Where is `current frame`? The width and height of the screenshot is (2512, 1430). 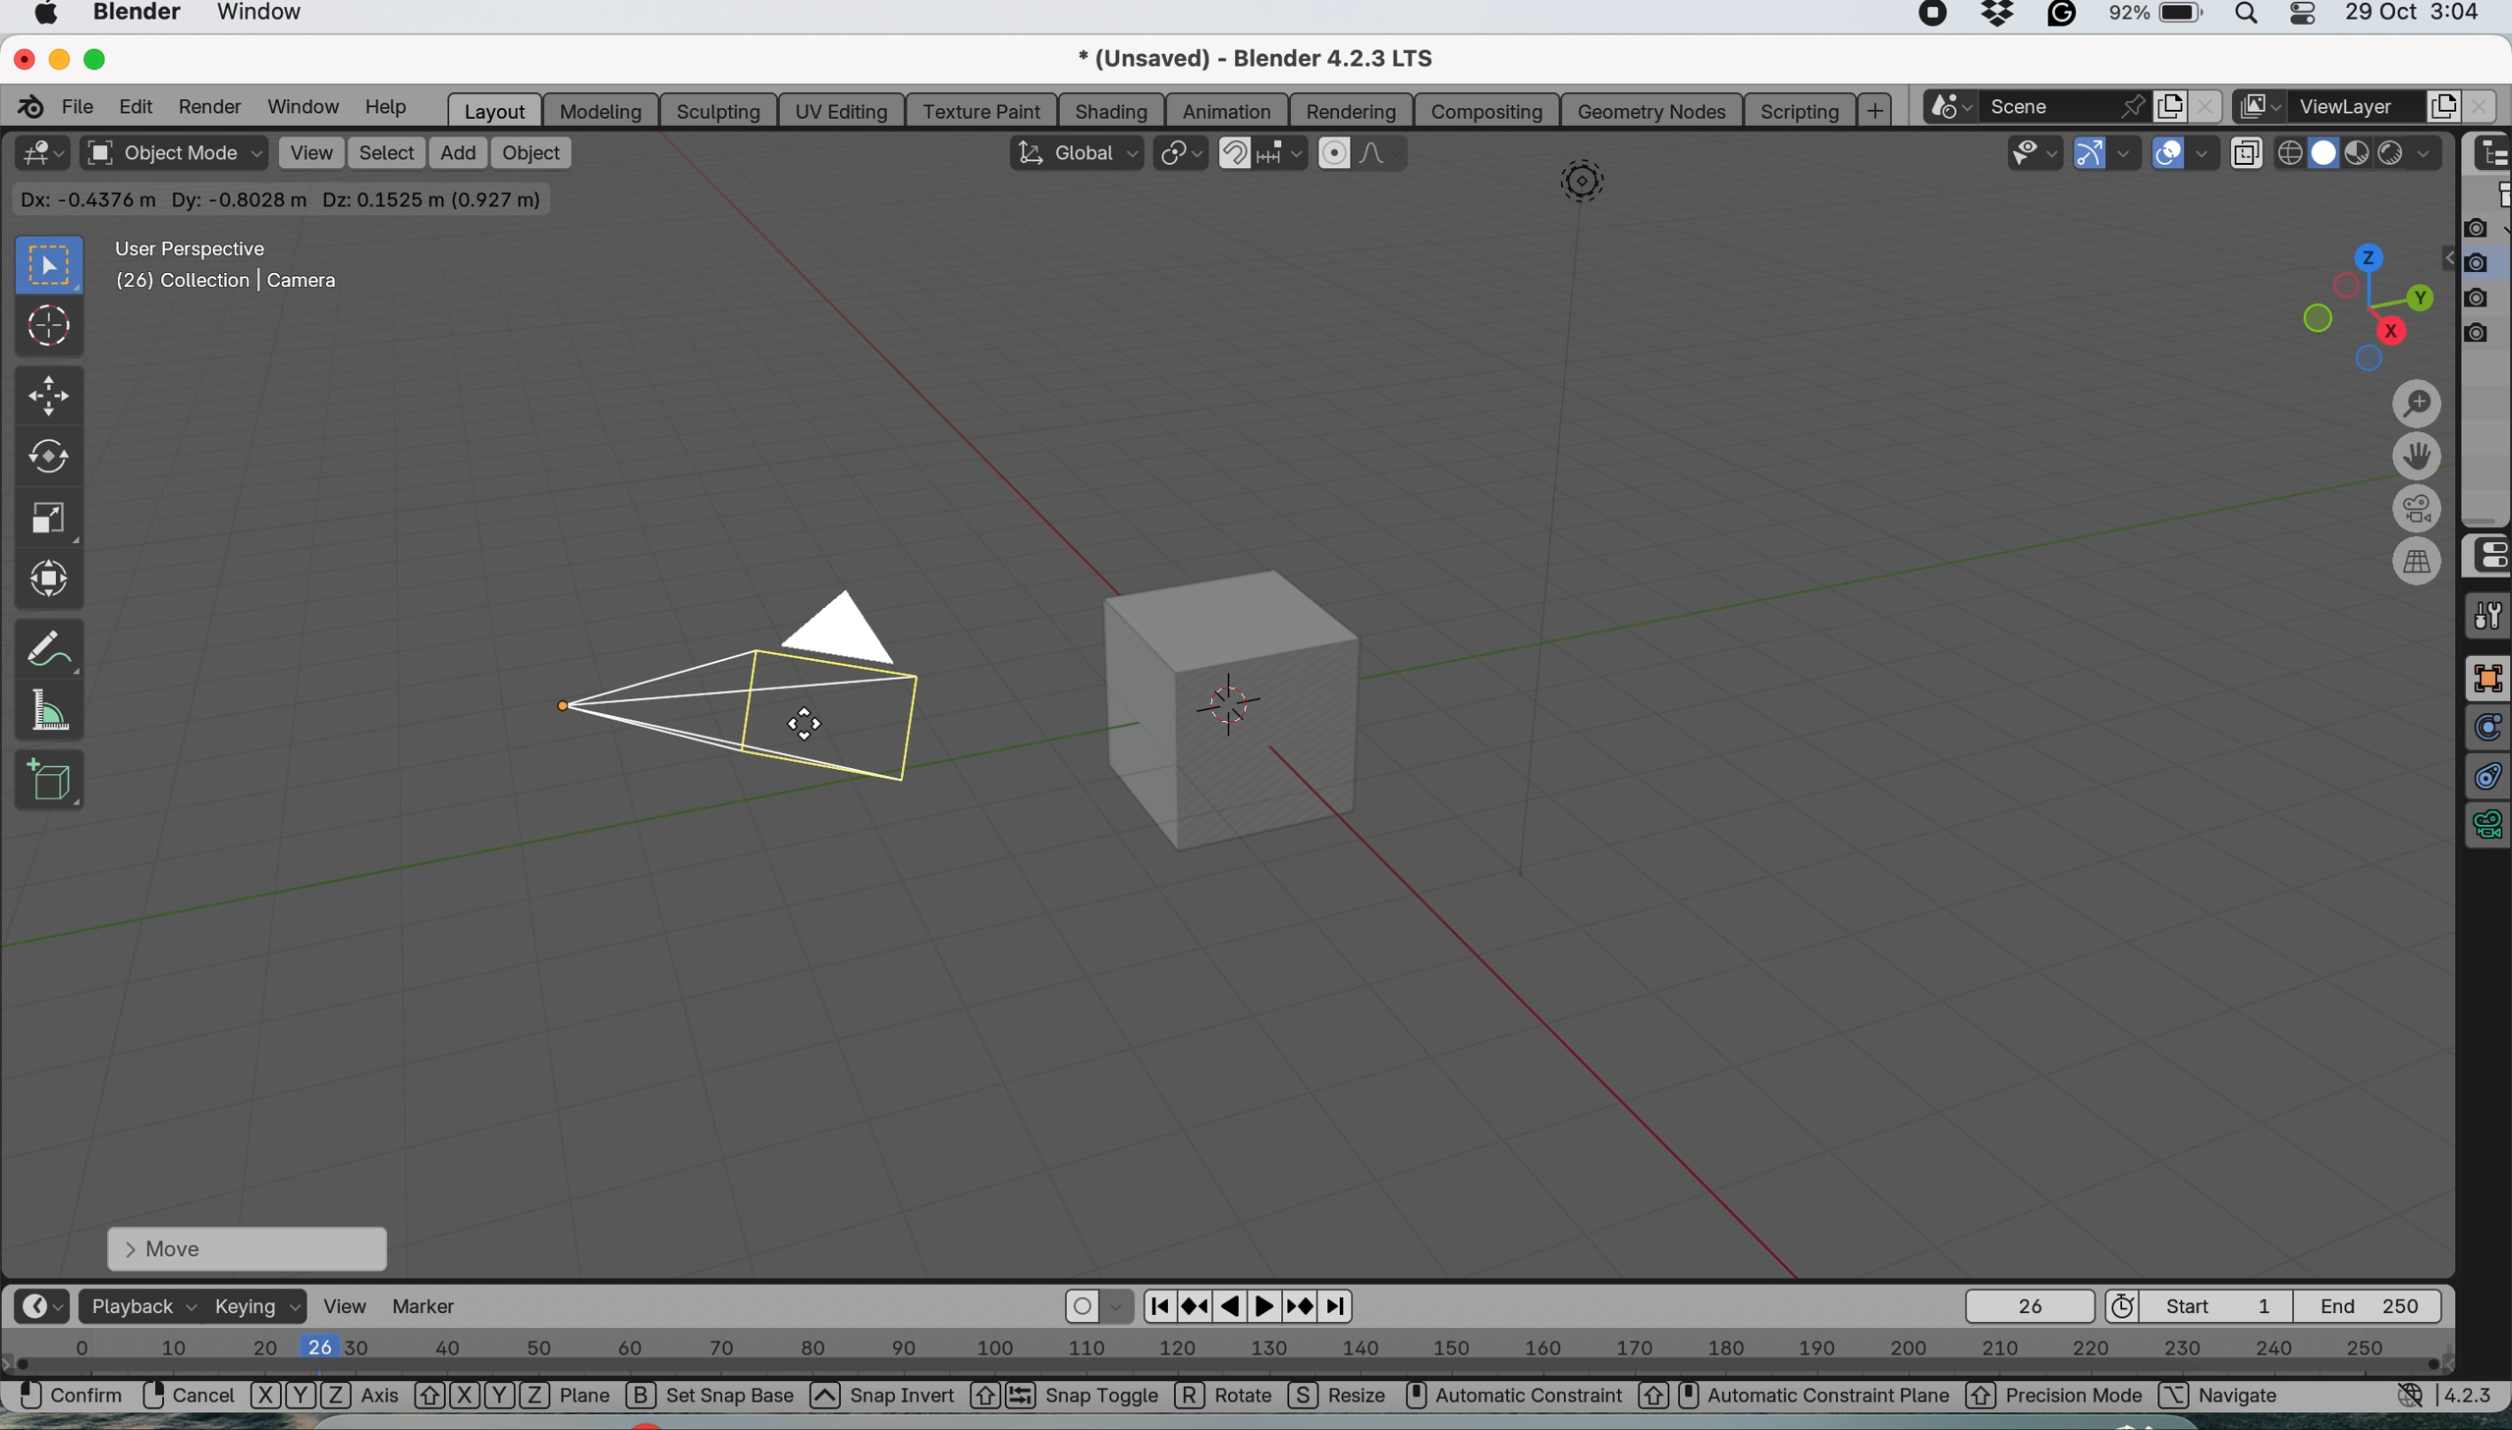 current frame is located at coordinates (2028, 1305).